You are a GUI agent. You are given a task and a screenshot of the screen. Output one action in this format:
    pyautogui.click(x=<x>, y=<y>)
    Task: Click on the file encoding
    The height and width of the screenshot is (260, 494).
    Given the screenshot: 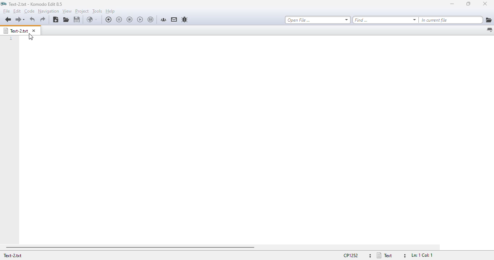 What is the action you would take?
    pyautogui.click(x=357, y=255)
    